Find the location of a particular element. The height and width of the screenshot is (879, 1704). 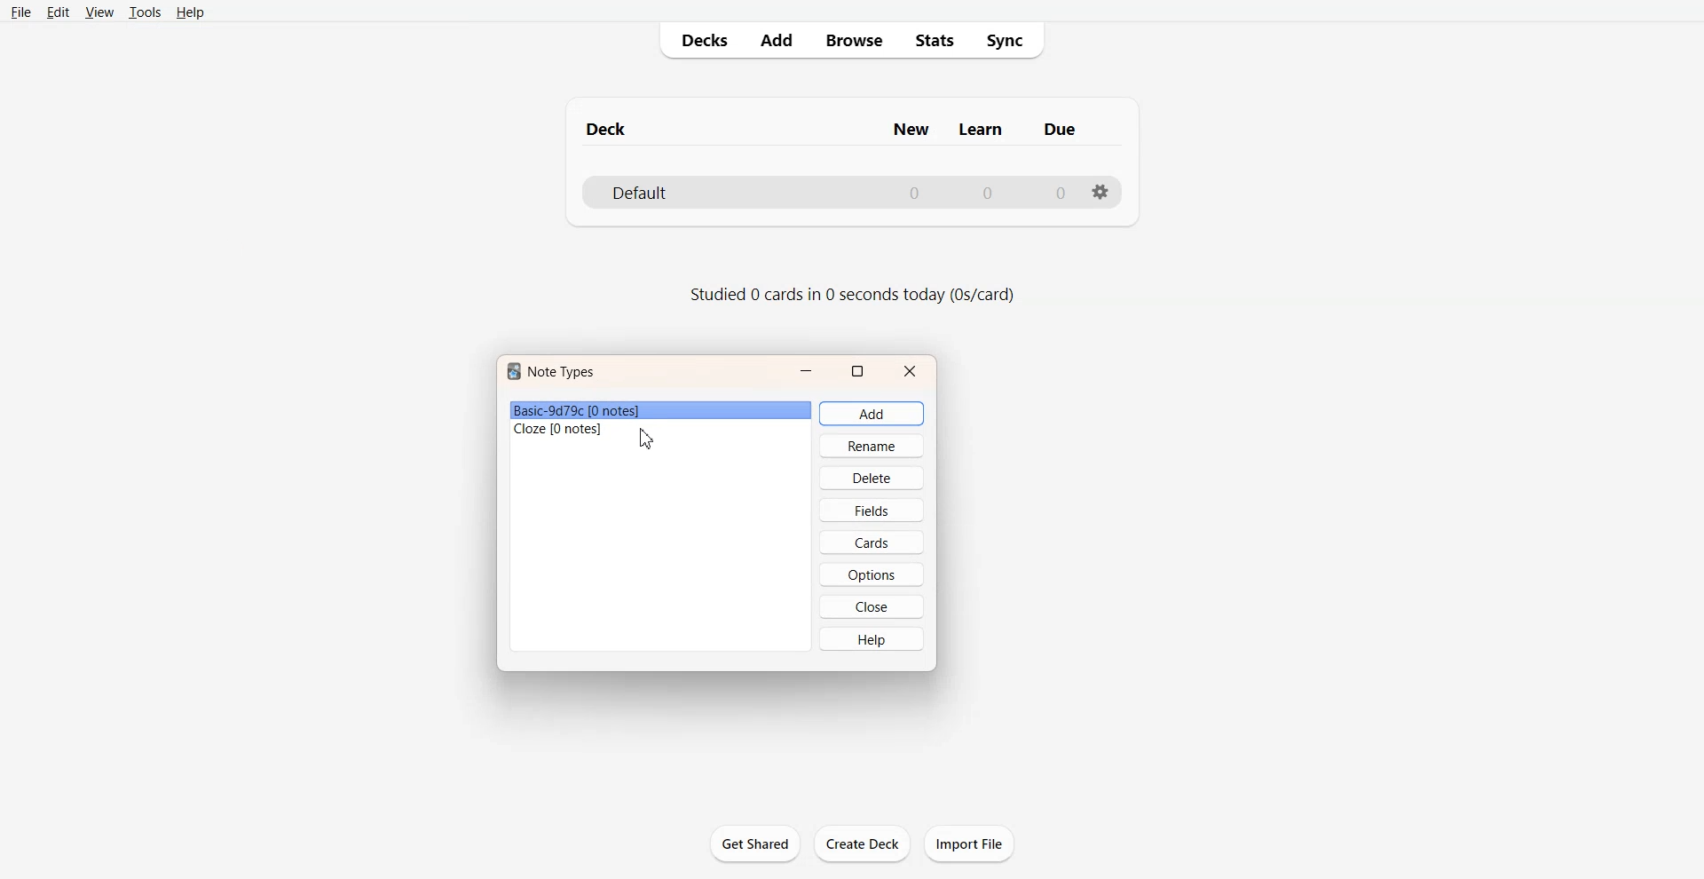

cursor is located at coordinates (653, 443).